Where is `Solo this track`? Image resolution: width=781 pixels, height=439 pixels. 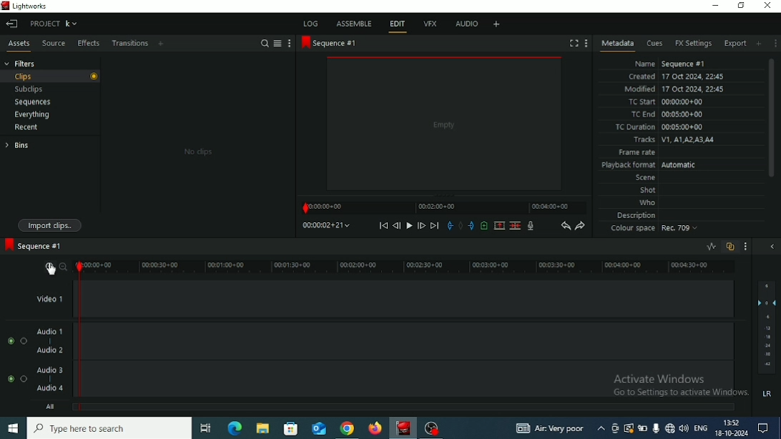 Solo this track is located at coordinates (24, 378).